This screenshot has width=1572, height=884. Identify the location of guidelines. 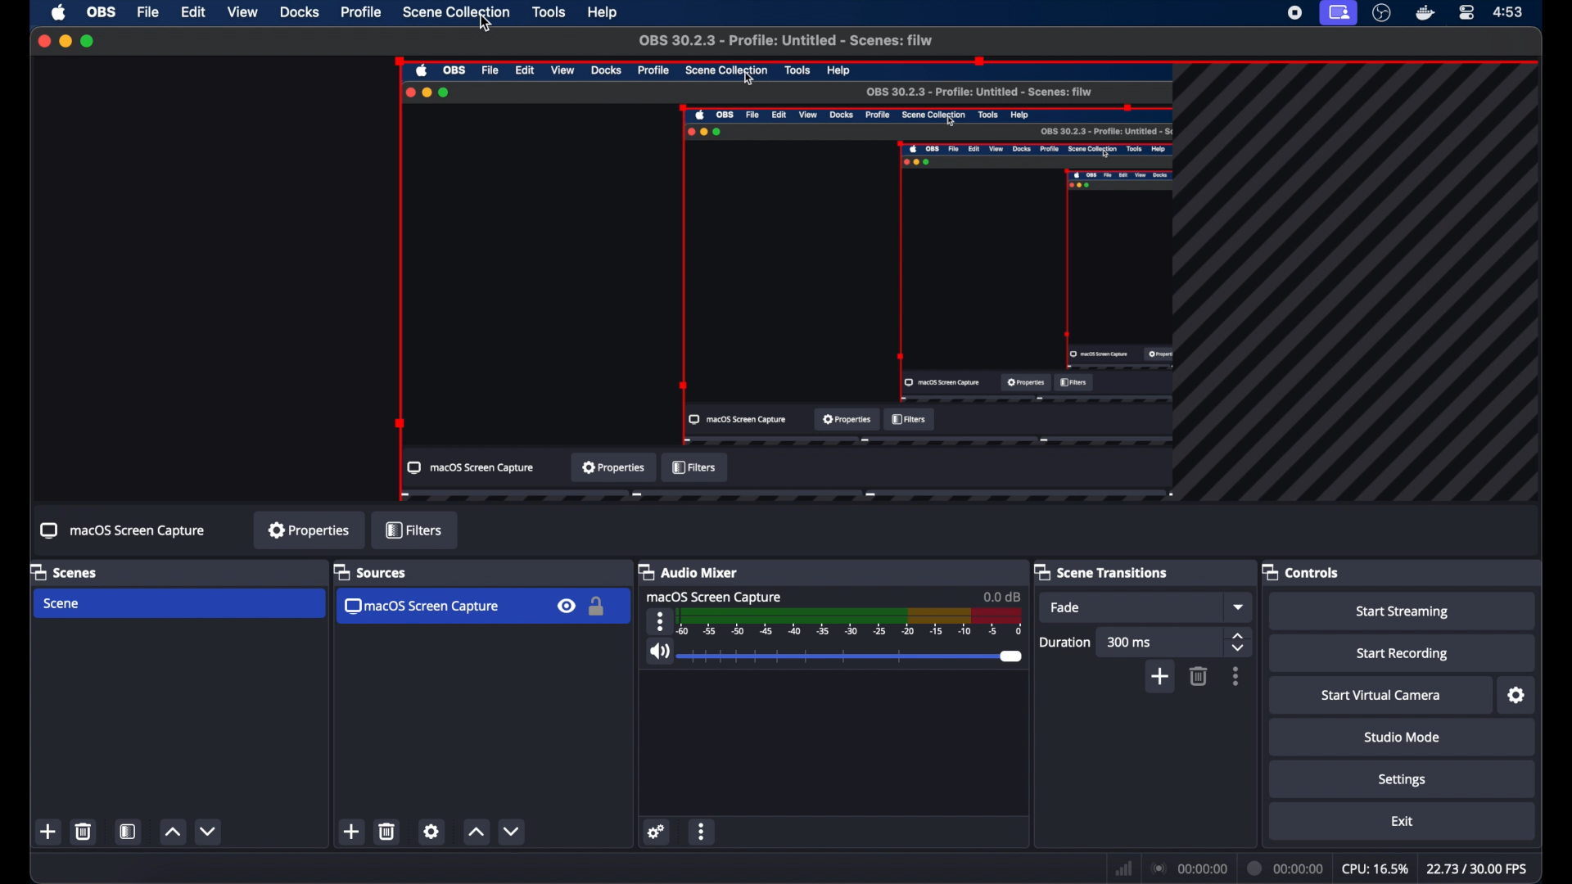
(1362, 286).